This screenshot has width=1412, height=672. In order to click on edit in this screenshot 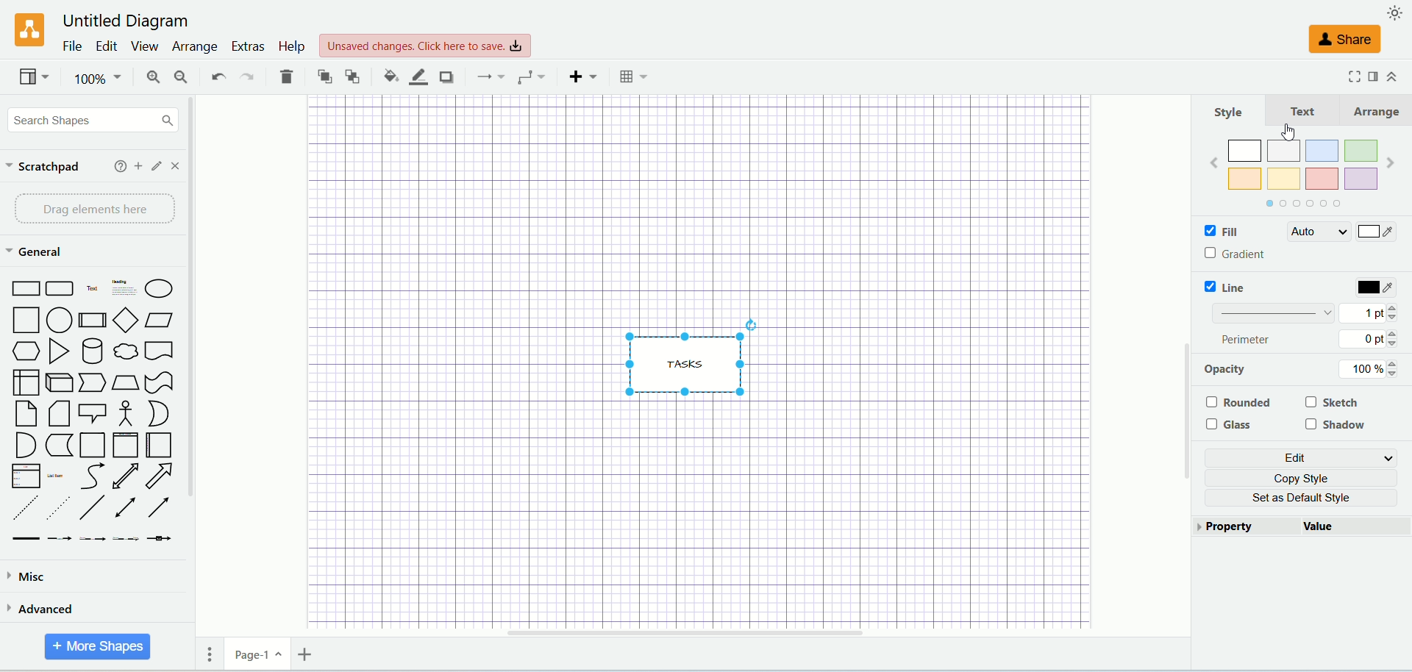, I will do `click(1299, 457)`.